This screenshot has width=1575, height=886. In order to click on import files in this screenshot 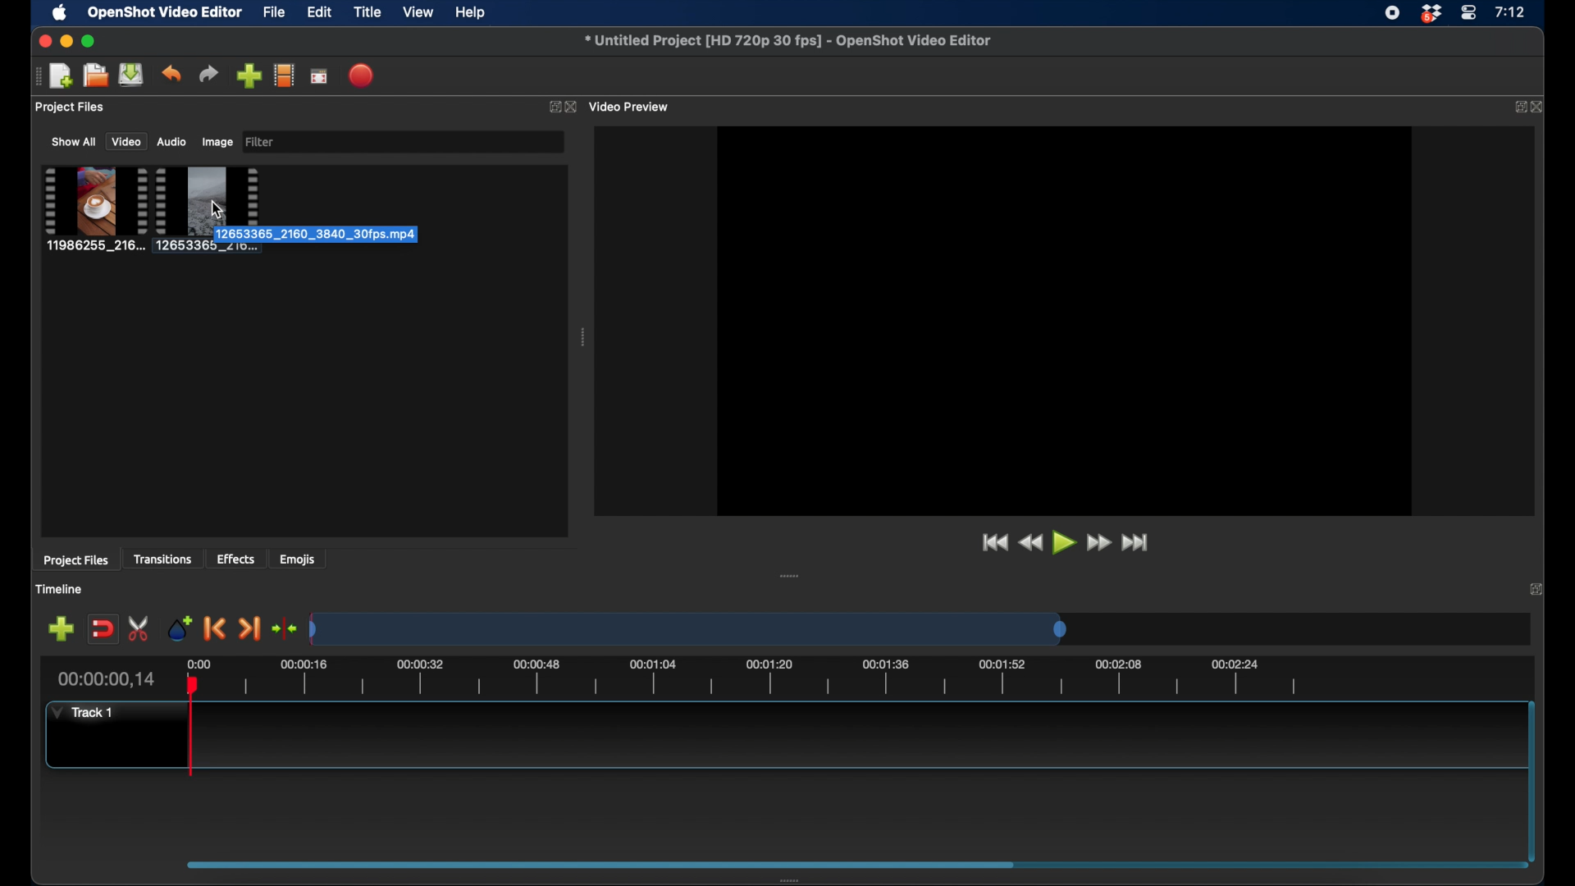, I will do `click(249, 75)`.